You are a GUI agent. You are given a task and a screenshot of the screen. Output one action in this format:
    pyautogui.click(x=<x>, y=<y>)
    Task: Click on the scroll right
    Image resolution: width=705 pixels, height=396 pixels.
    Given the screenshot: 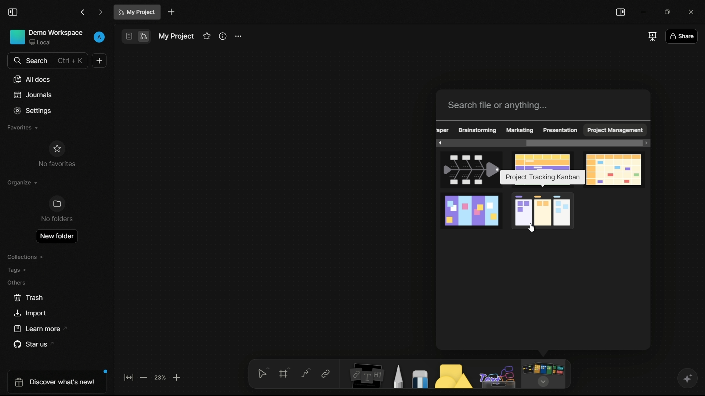 What is the action you would take?
    pyautogui.click(x=645, y=143)
    